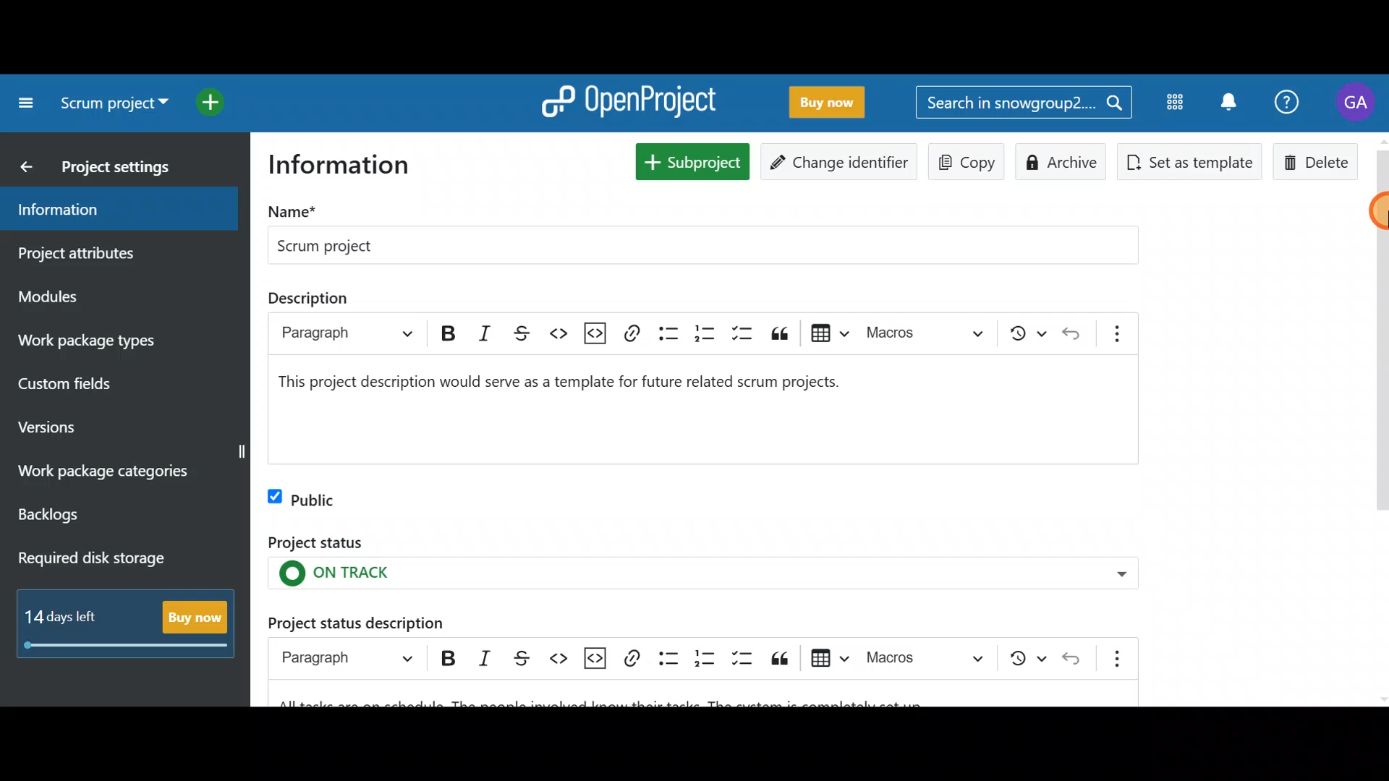  What do you see at coordinates (1113, 658) in the screenshot?
I see `Show more items` at bounding box center [1113, 658].